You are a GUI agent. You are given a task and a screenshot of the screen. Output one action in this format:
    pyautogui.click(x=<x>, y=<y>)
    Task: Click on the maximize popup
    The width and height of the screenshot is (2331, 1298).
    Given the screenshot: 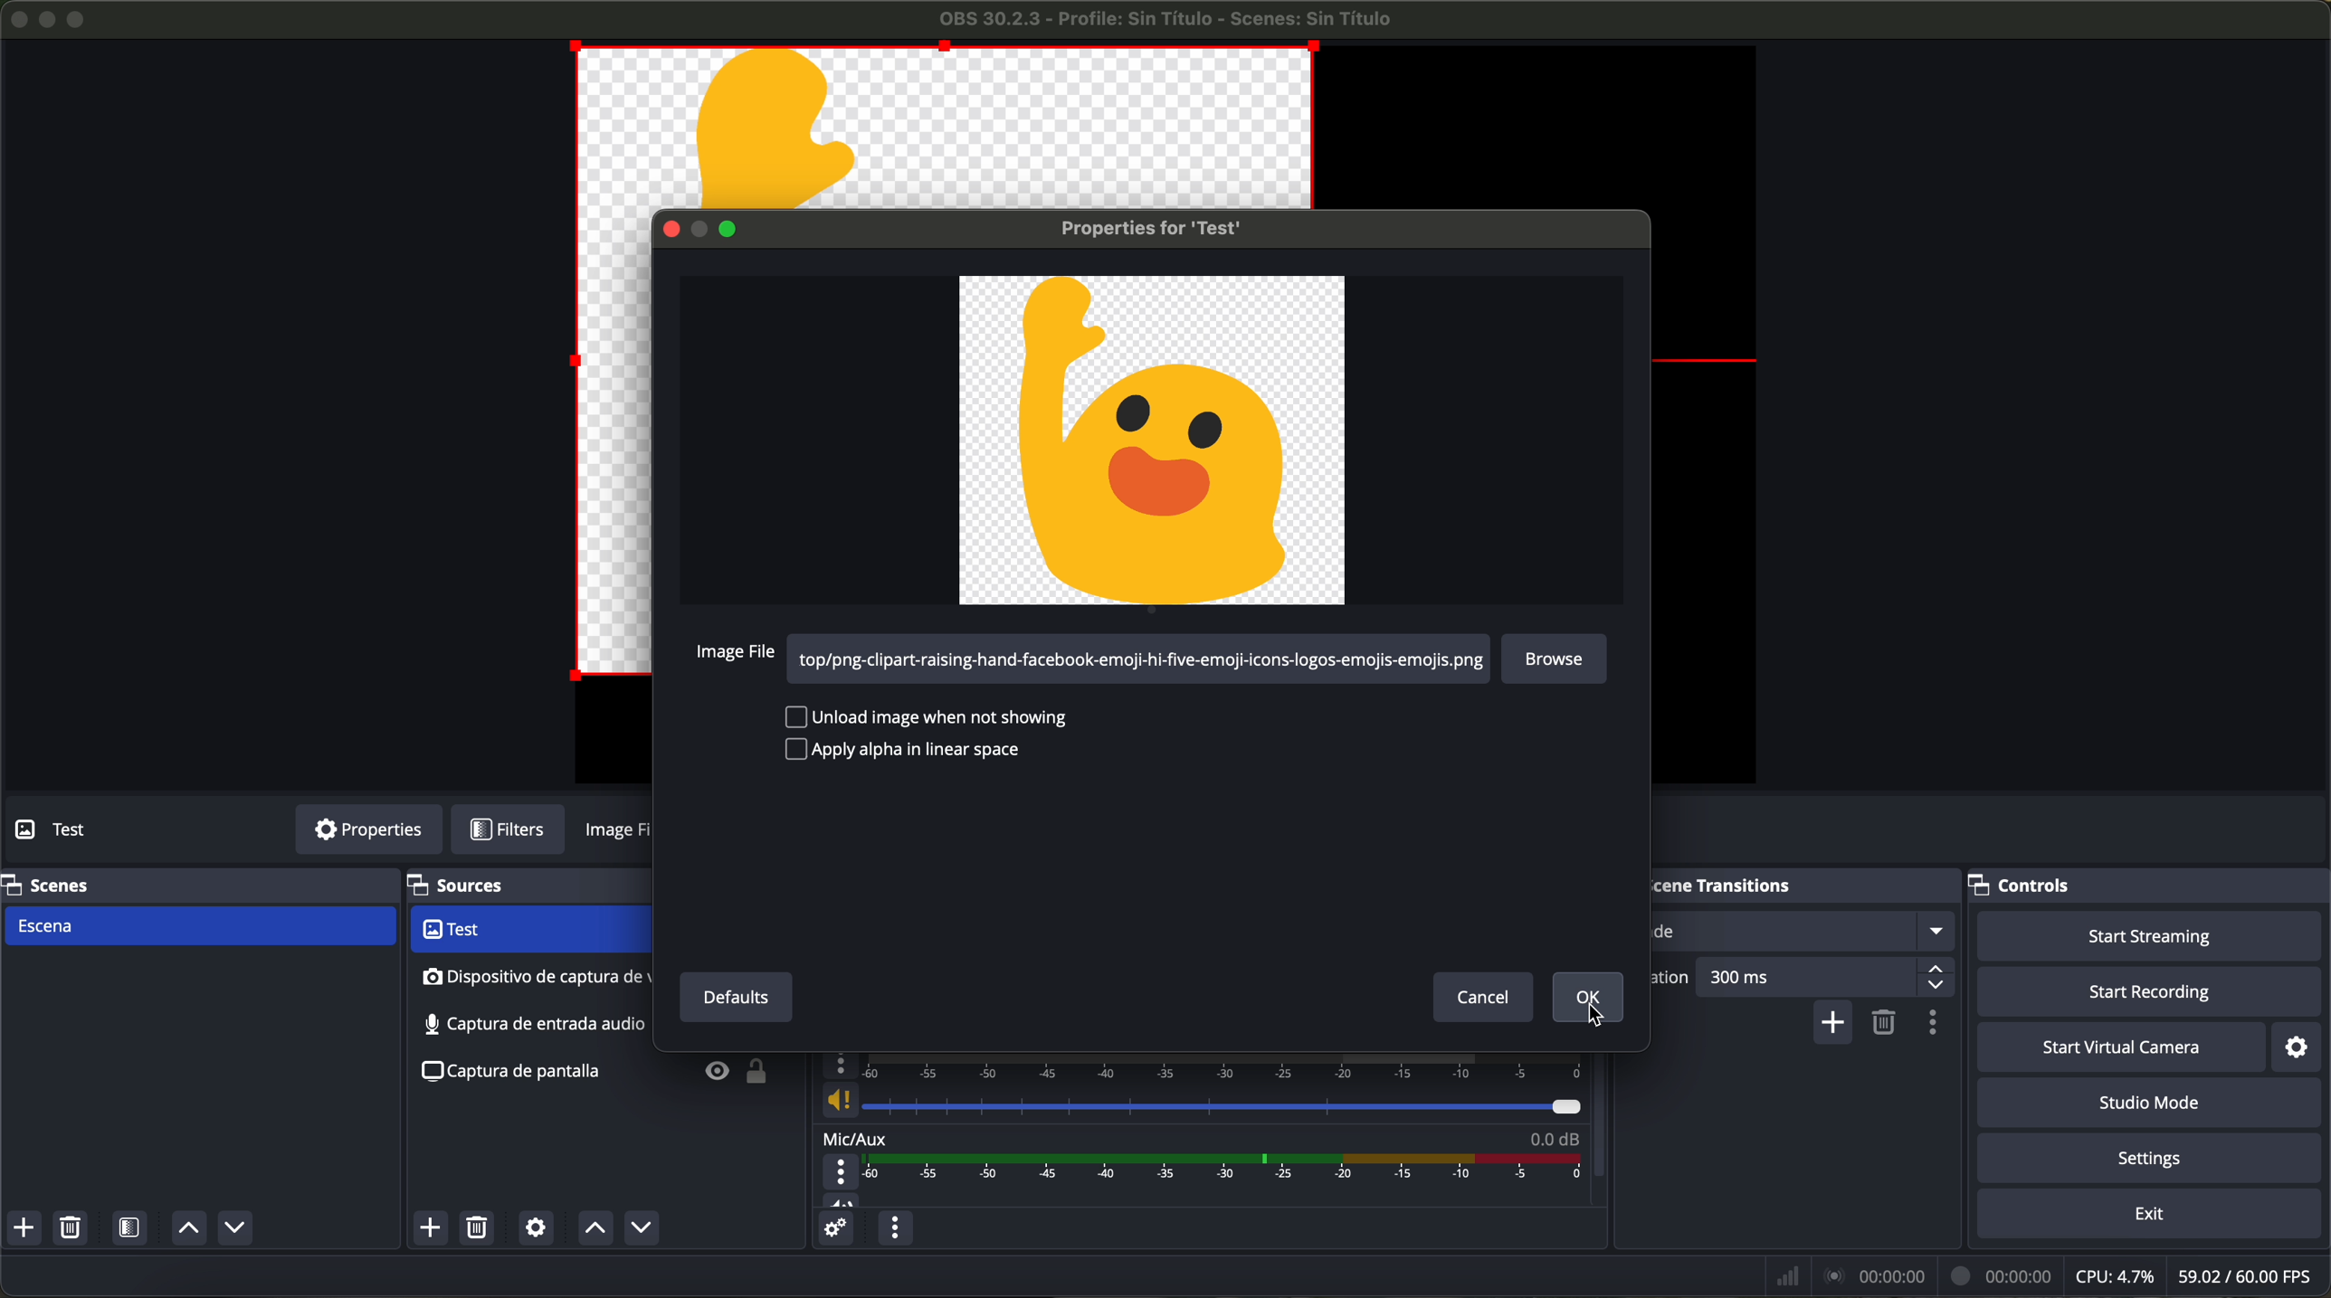 What is the action you would take?
    pyautogui.click(x=739, y=228)
    